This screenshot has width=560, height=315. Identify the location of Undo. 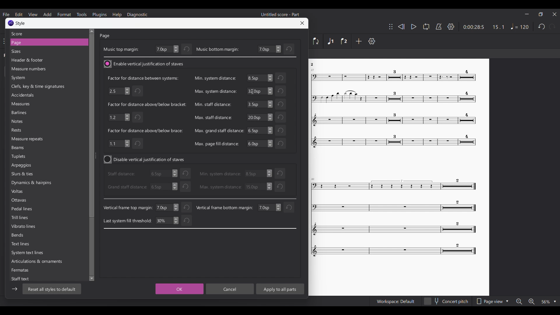
(281, 78).